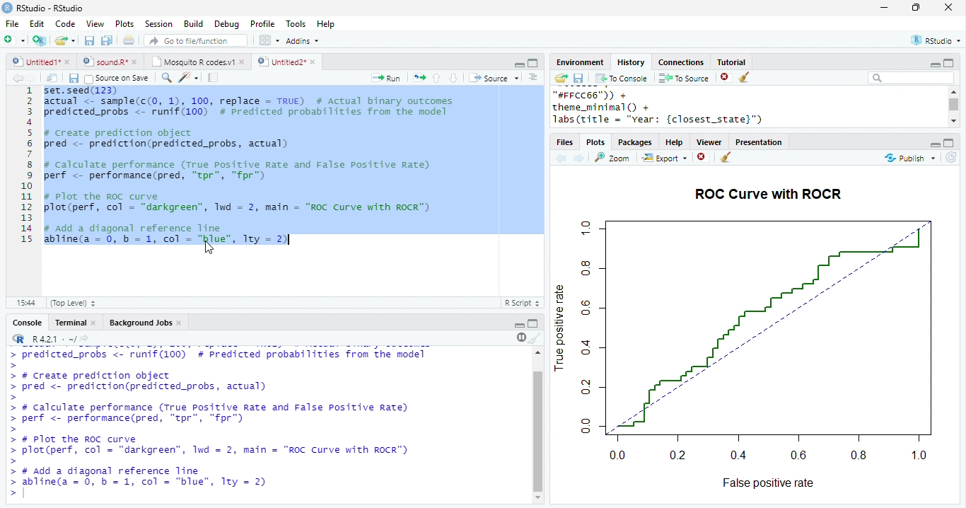 Image resolution: width=966 pixels, height=508 pixels. I want to click on close, so click(95, 323).